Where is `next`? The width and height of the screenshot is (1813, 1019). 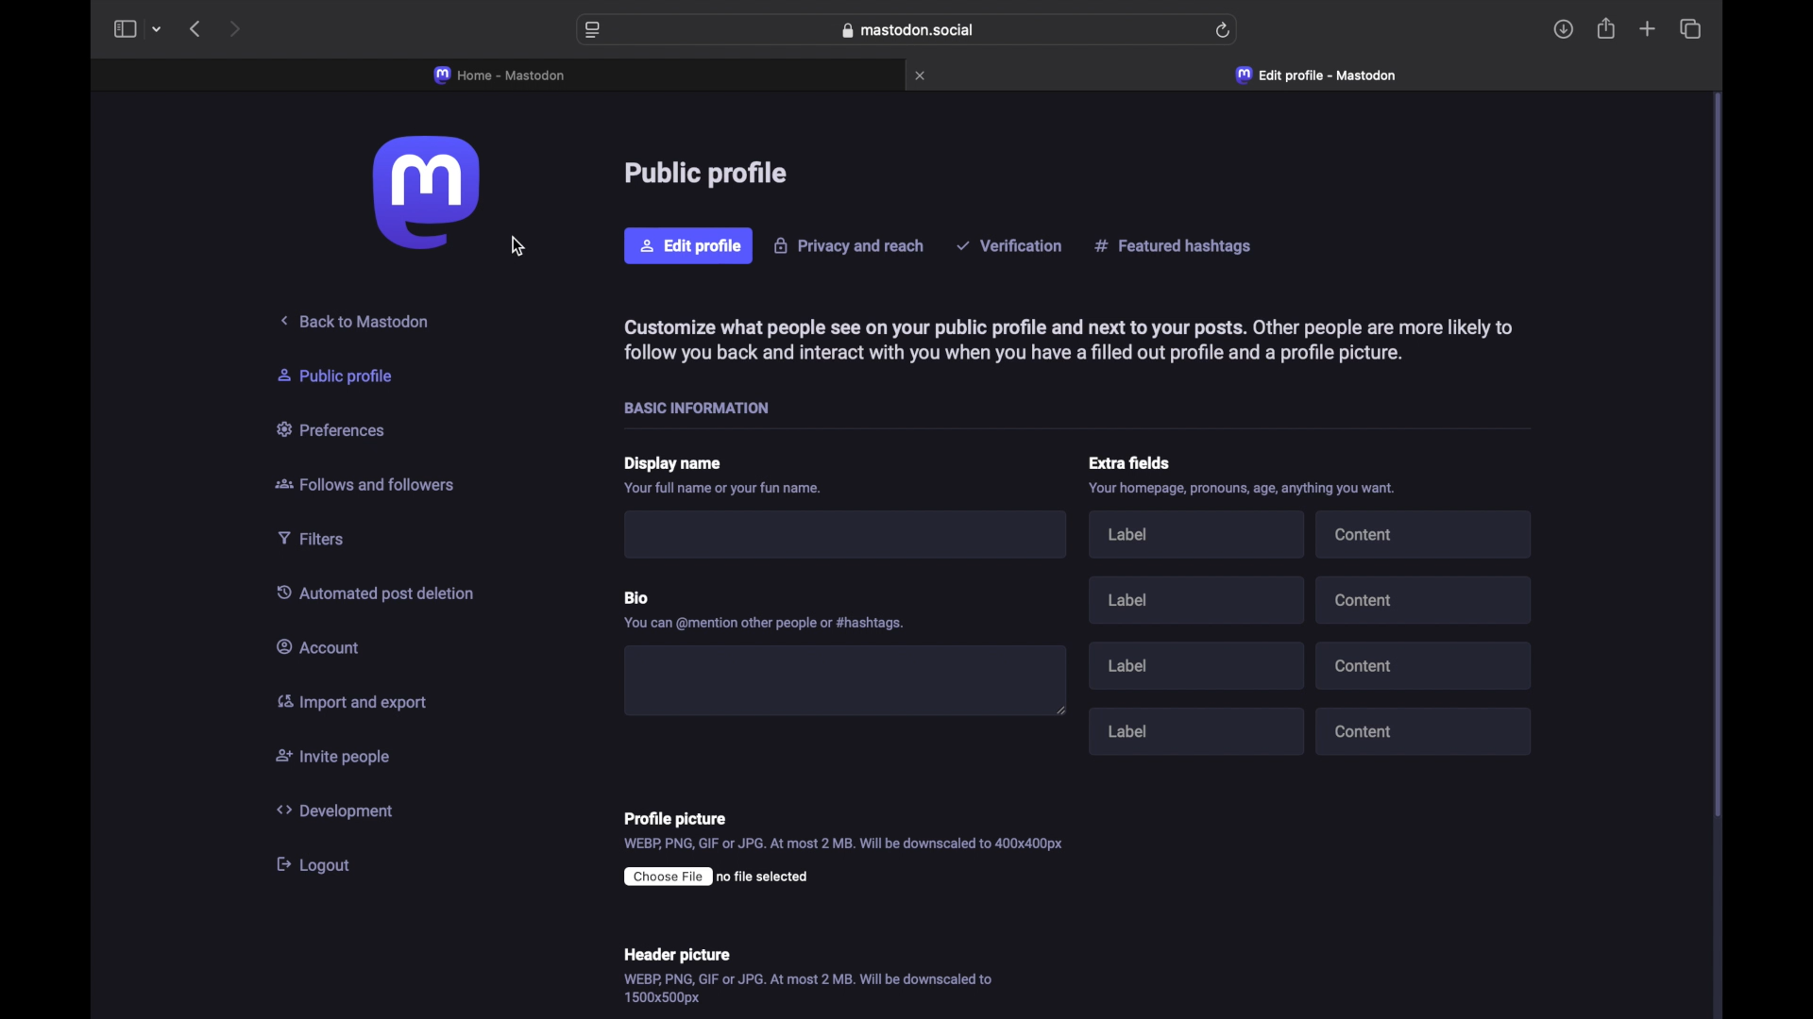 next is located at coordinates (234, 28).